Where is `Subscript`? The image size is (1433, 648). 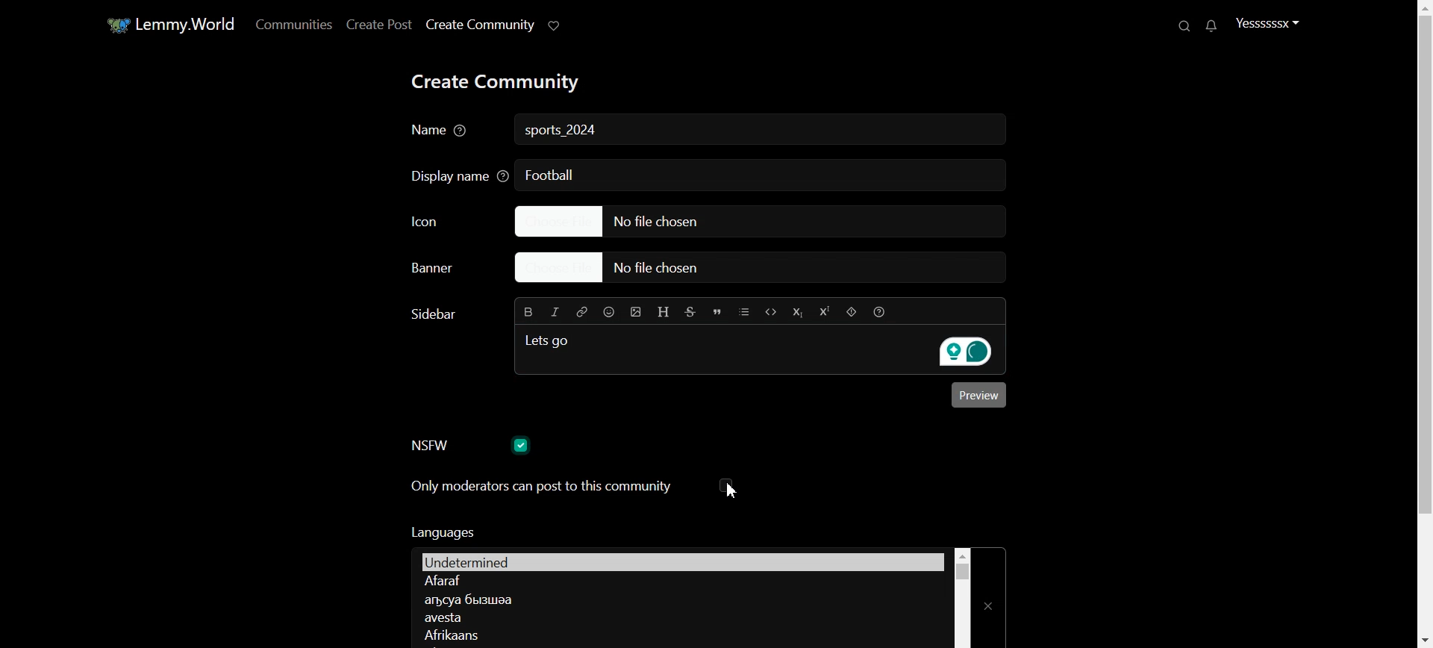
Subscript is located at coordinates (796, 312).